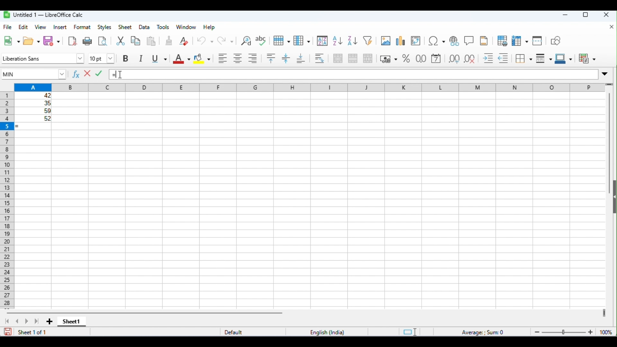 This screenshot has width=617, height=347. I want to click on merge cells, so click(353, 58).